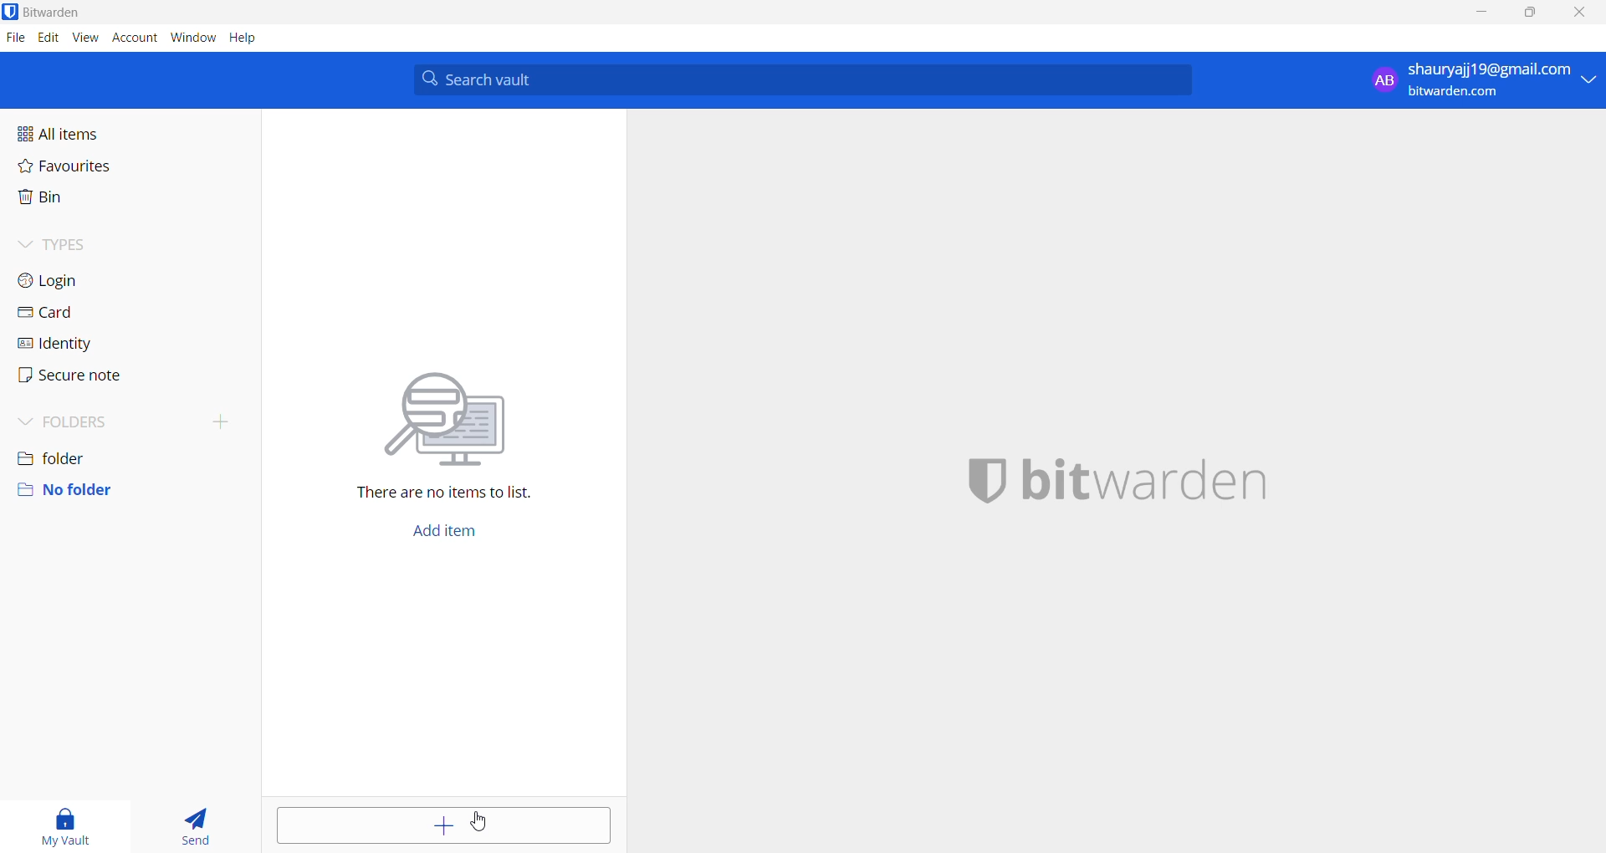 This screenshot has width=1606, height=853. Describe the element at coordinates (134, 418) in the screenshot. I see `folders` at that location.